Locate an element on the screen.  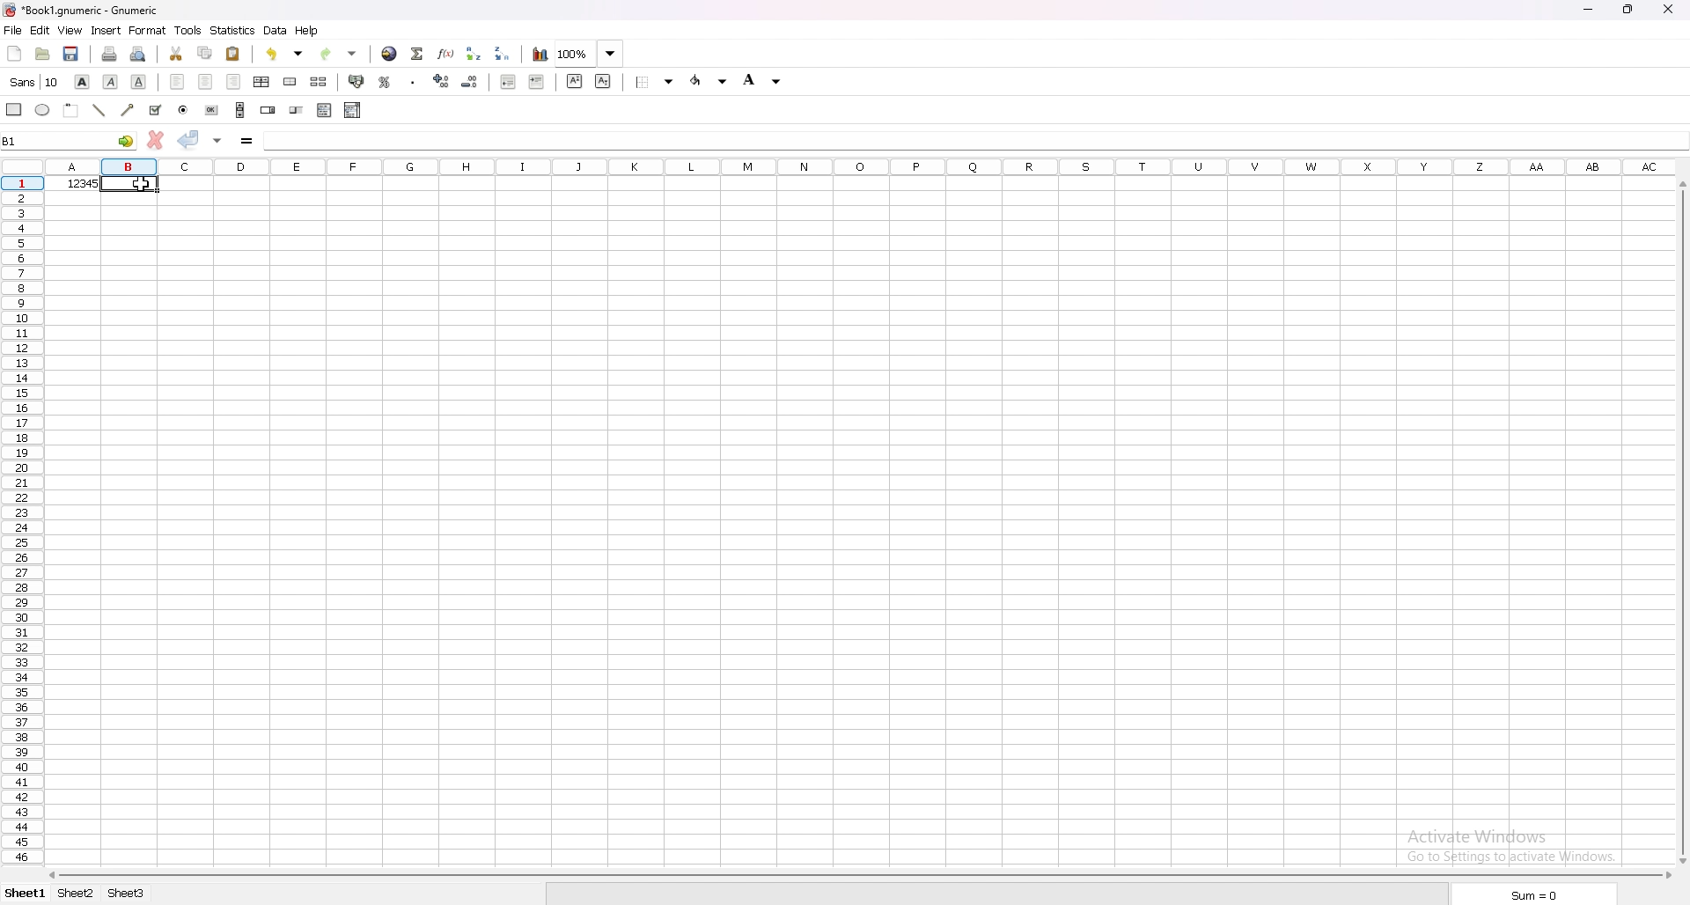
columns is located at coordinates (863, 165).